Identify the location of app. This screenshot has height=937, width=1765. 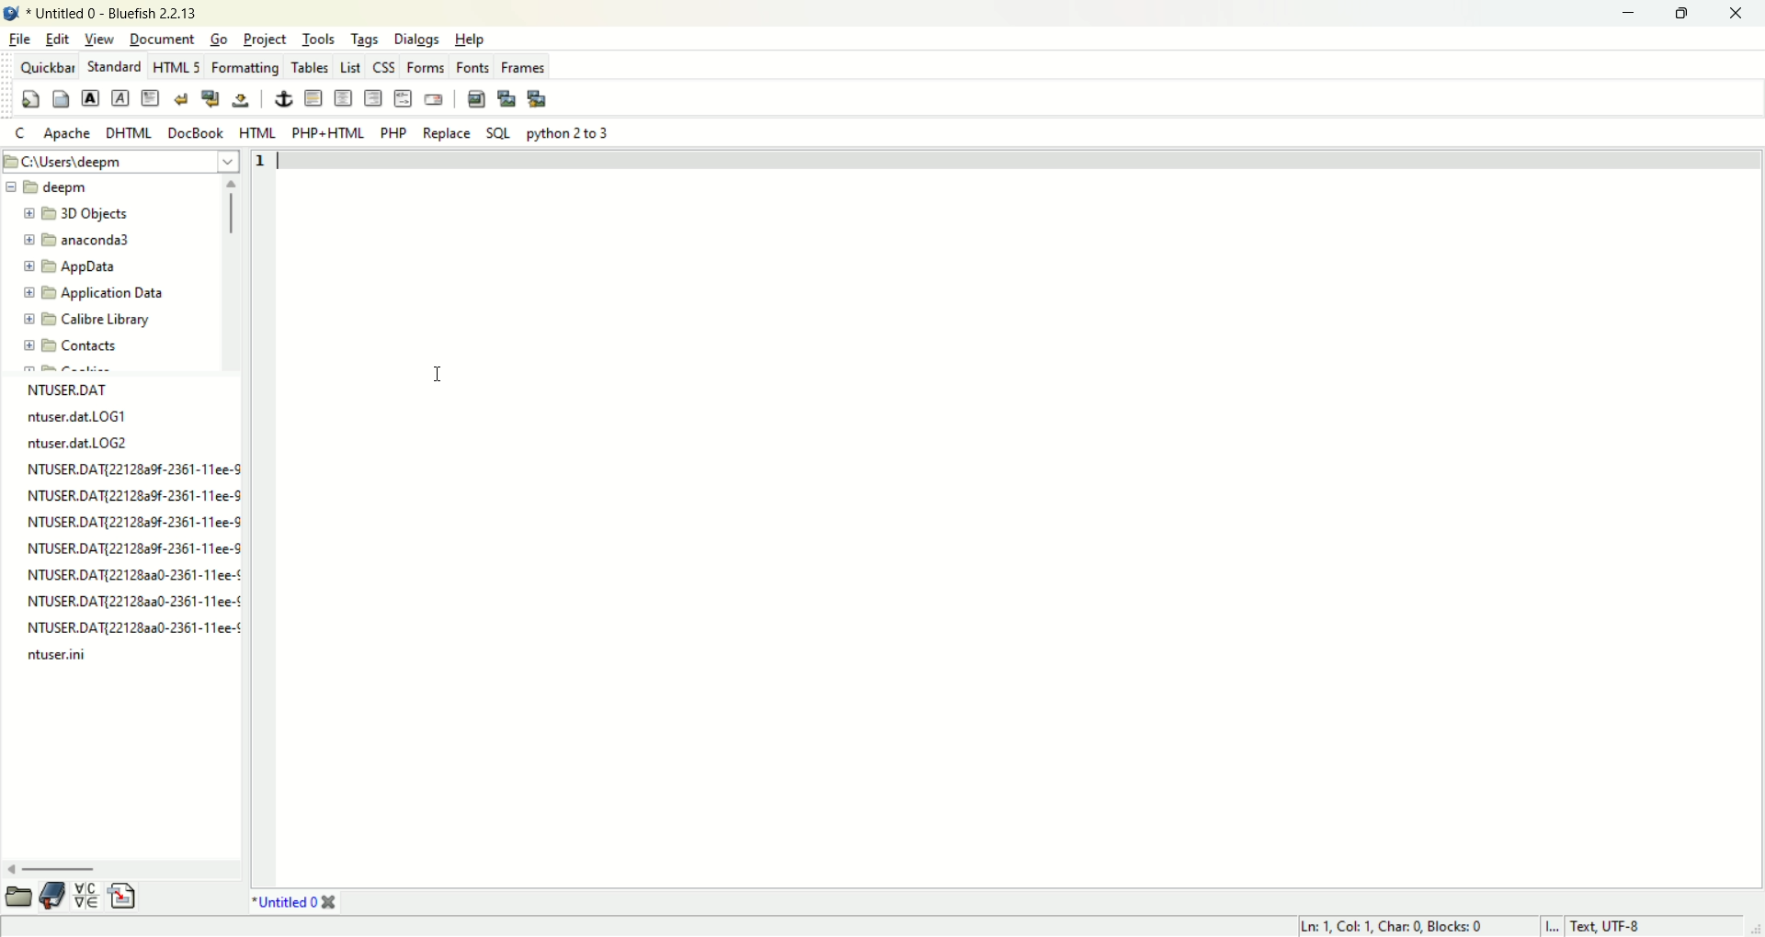
(75, 269).